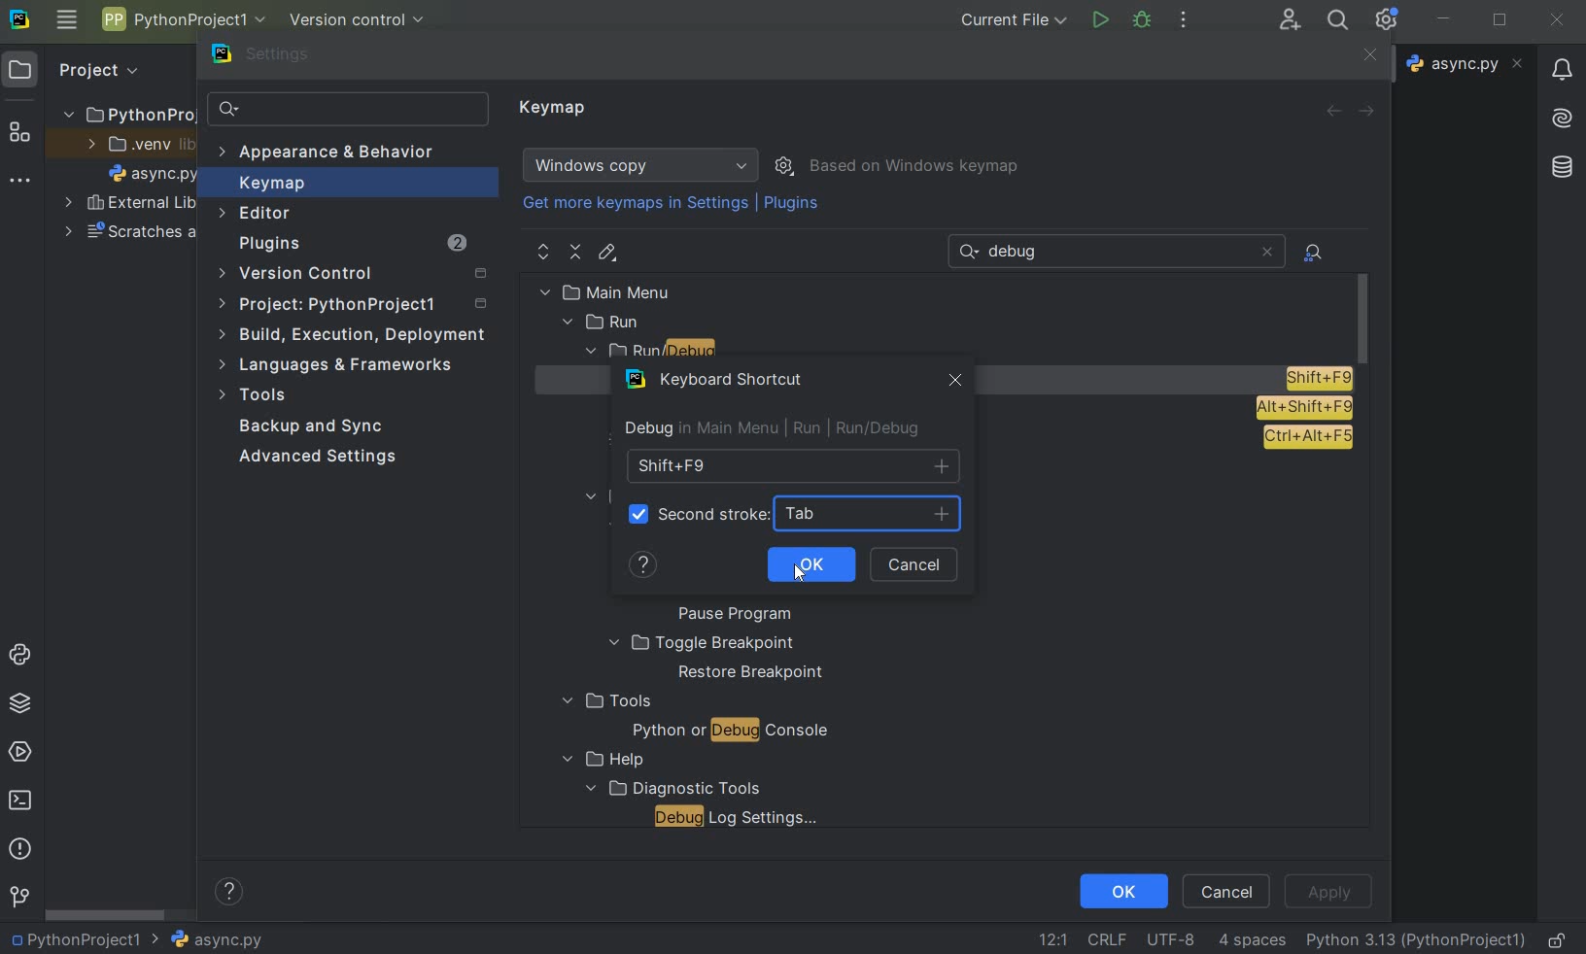 The height and width of the screenshot is (954, 1586). What do you see at coordinates (741, 817) in the screenshot?
I see `debug log settings` at bounding box center [741, 817].